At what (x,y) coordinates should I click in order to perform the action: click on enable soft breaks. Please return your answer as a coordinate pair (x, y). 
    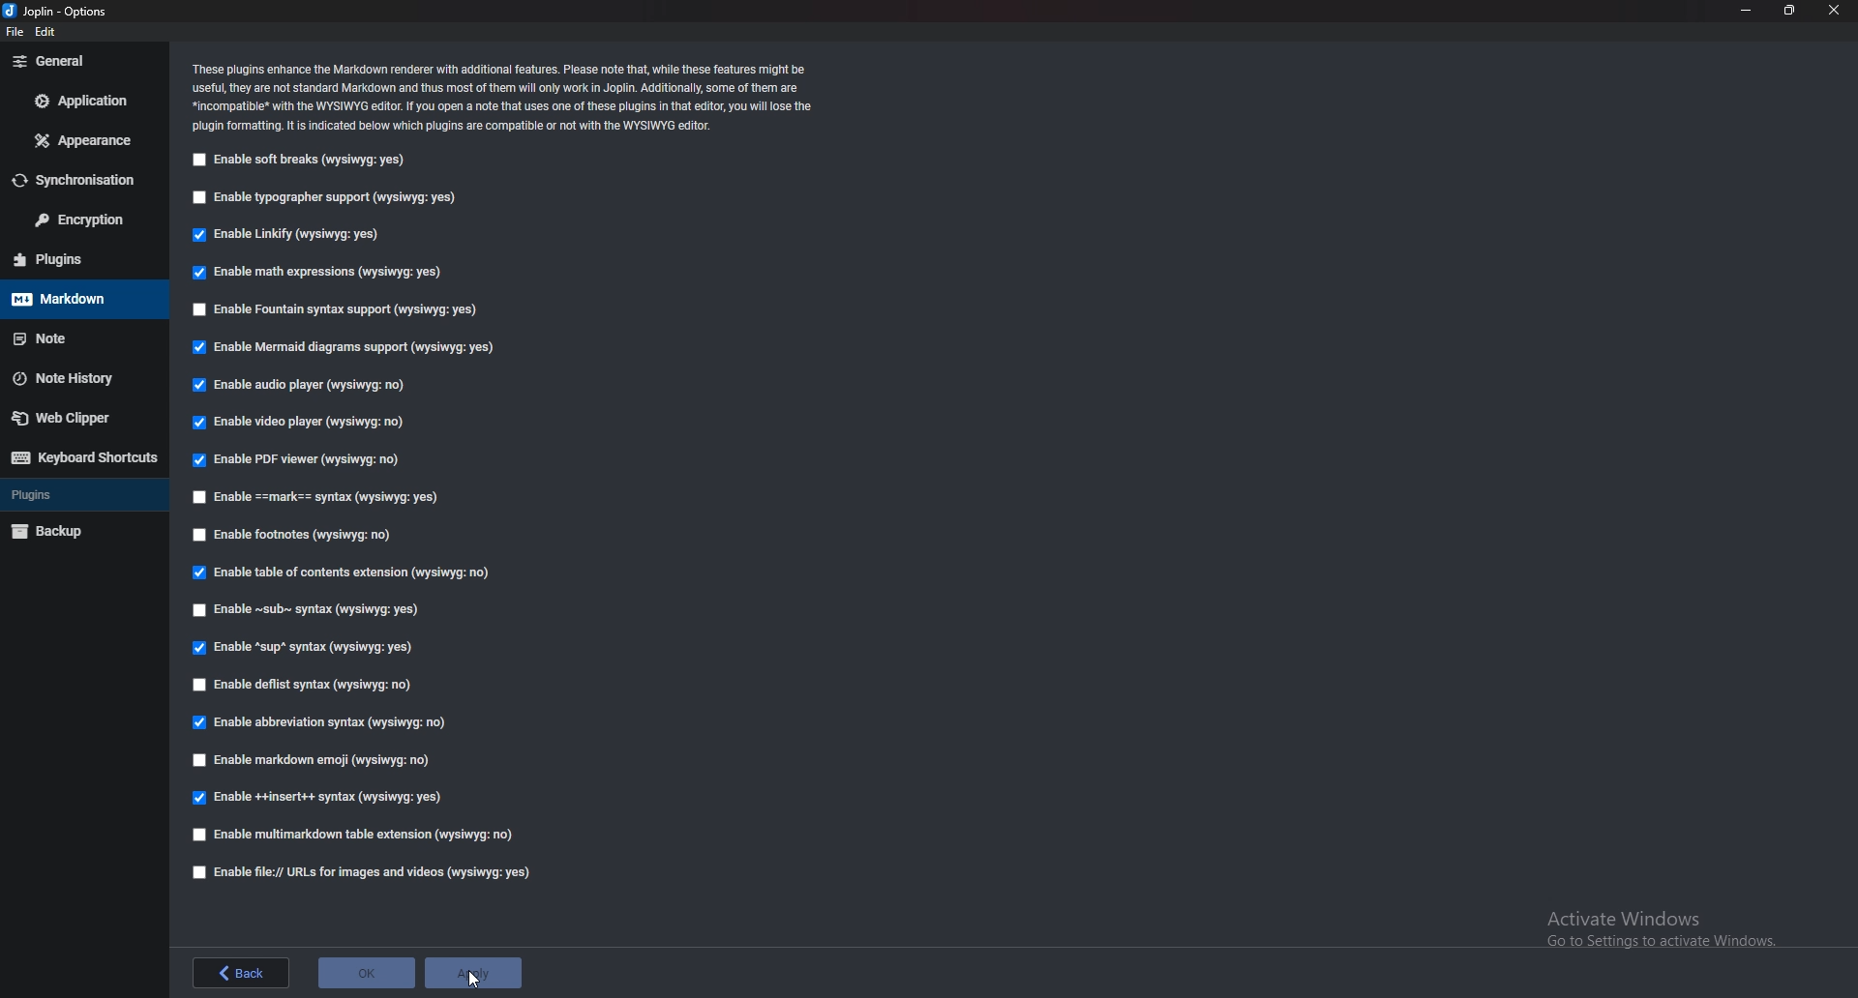
    Looking at the image, I should click on (300, 161).